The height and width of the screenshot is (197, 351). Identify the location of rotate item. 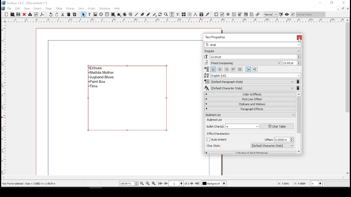
(160, 14).